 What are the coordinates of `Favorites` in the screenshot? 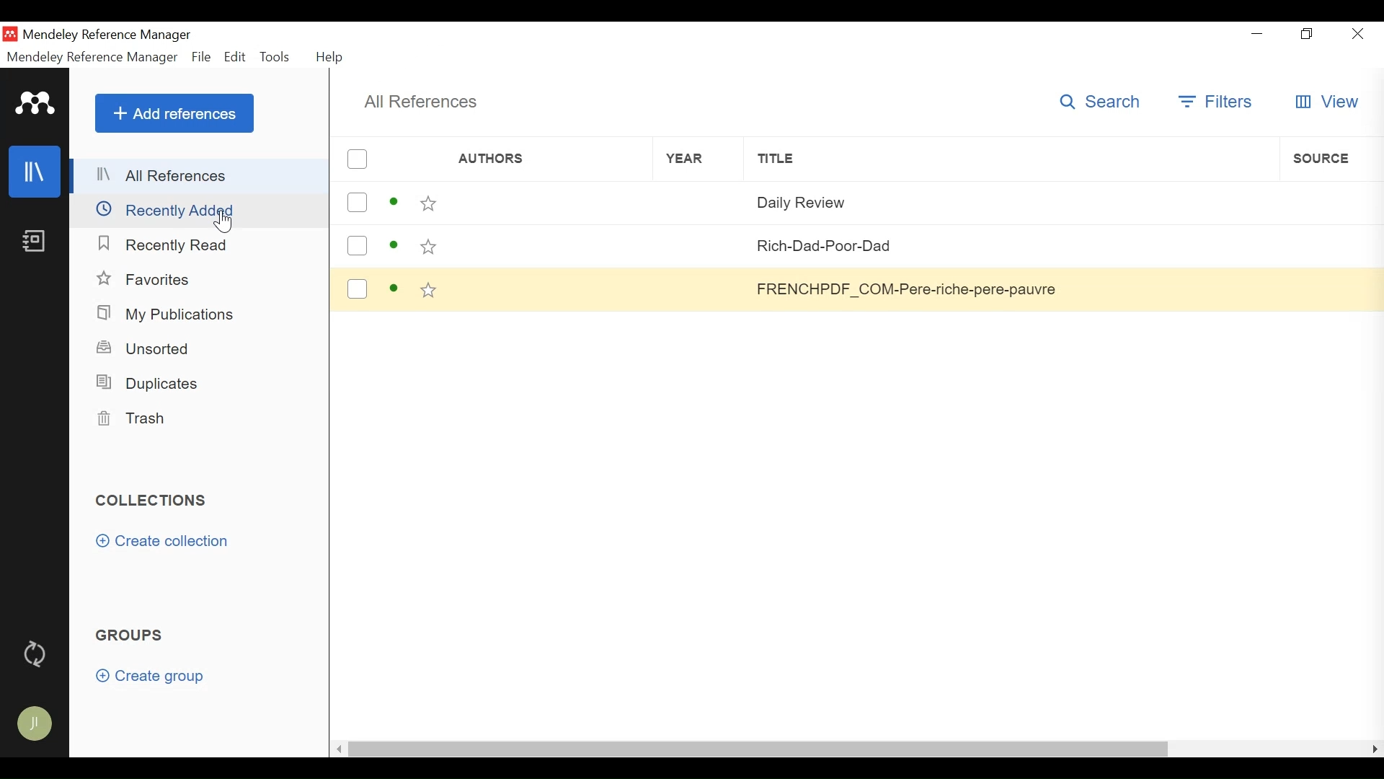 It's located at (148, 279).